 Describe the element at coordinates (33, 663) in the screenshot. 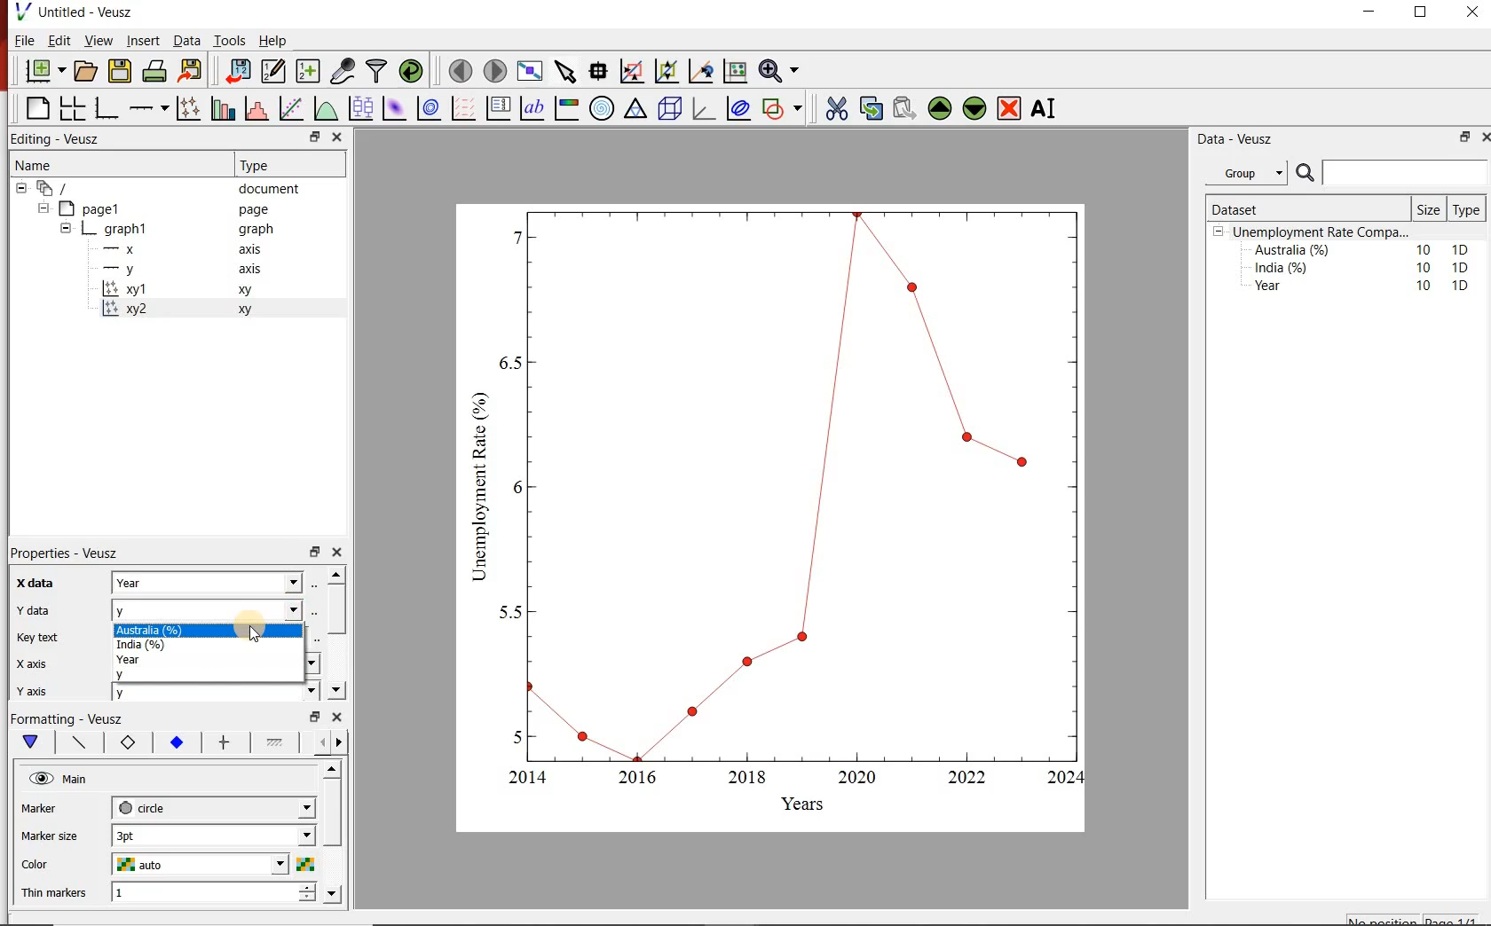

I see `x axis` at that location.